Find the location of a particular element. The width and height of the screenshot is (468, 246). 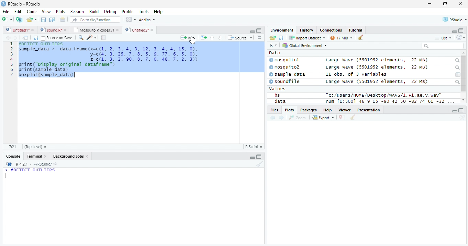

Build is located at coordinates (94, 11).